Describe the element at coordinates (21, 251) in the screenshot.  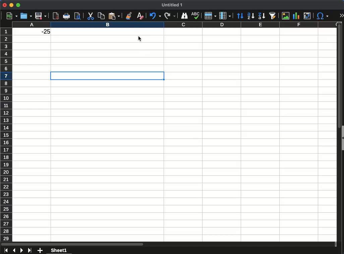
I see `next sheet` at that location.